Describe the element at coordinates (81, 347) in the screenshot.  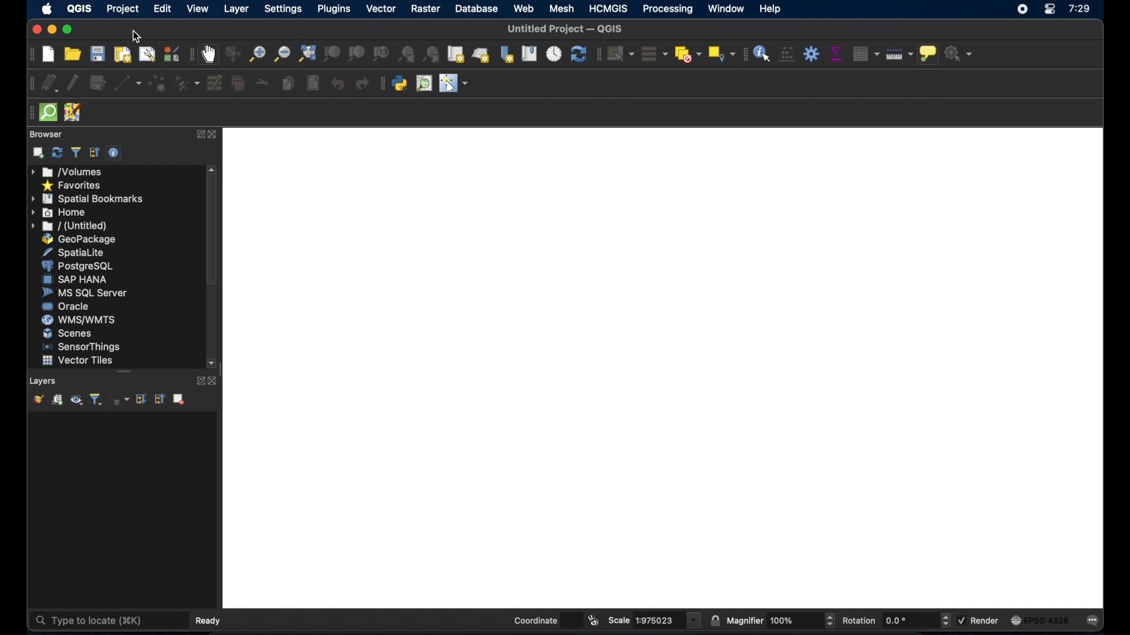
I see `sensor things` at that location.